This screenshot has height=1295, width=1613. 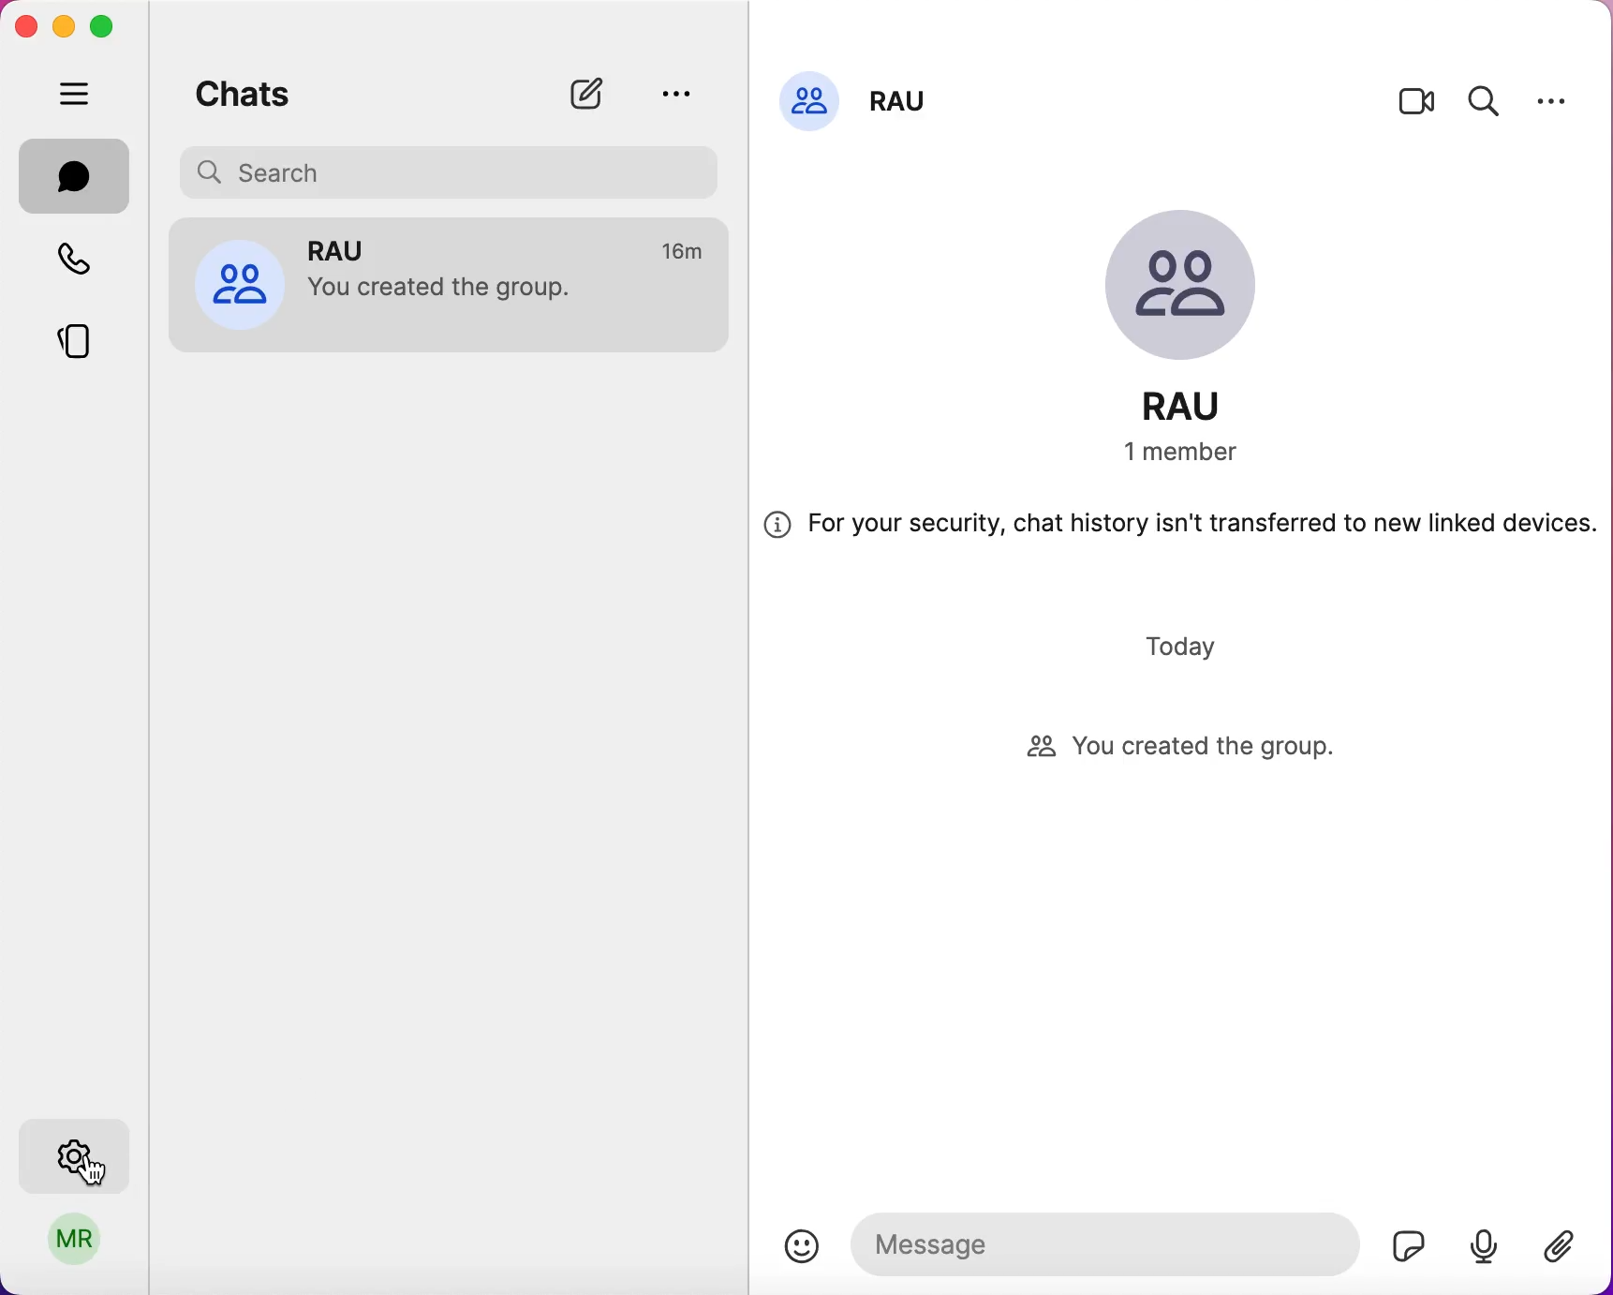 What do you see at coordinates (79, 96) in the screenshot?
I see `hide bar` at bounding box center [79, 96].